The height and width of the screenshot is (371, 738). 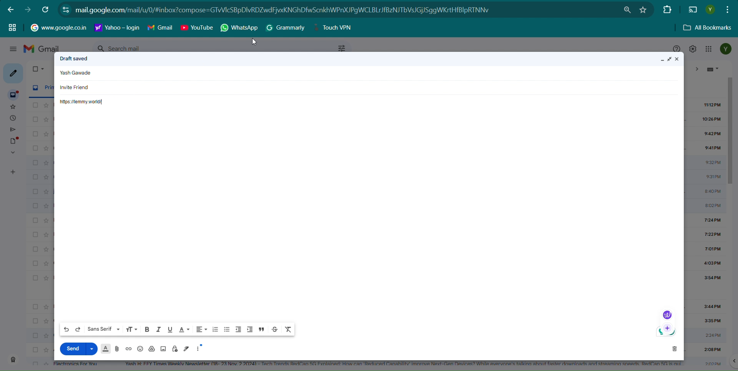 I want to click on More Option, so click(x=200, y=348).